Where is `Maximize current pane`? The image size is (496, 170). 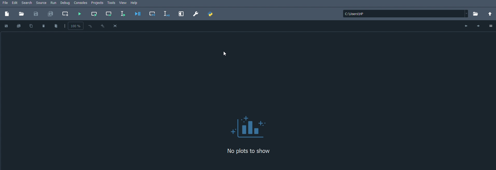 Maximize current pane is located at coordinates (181, 14).